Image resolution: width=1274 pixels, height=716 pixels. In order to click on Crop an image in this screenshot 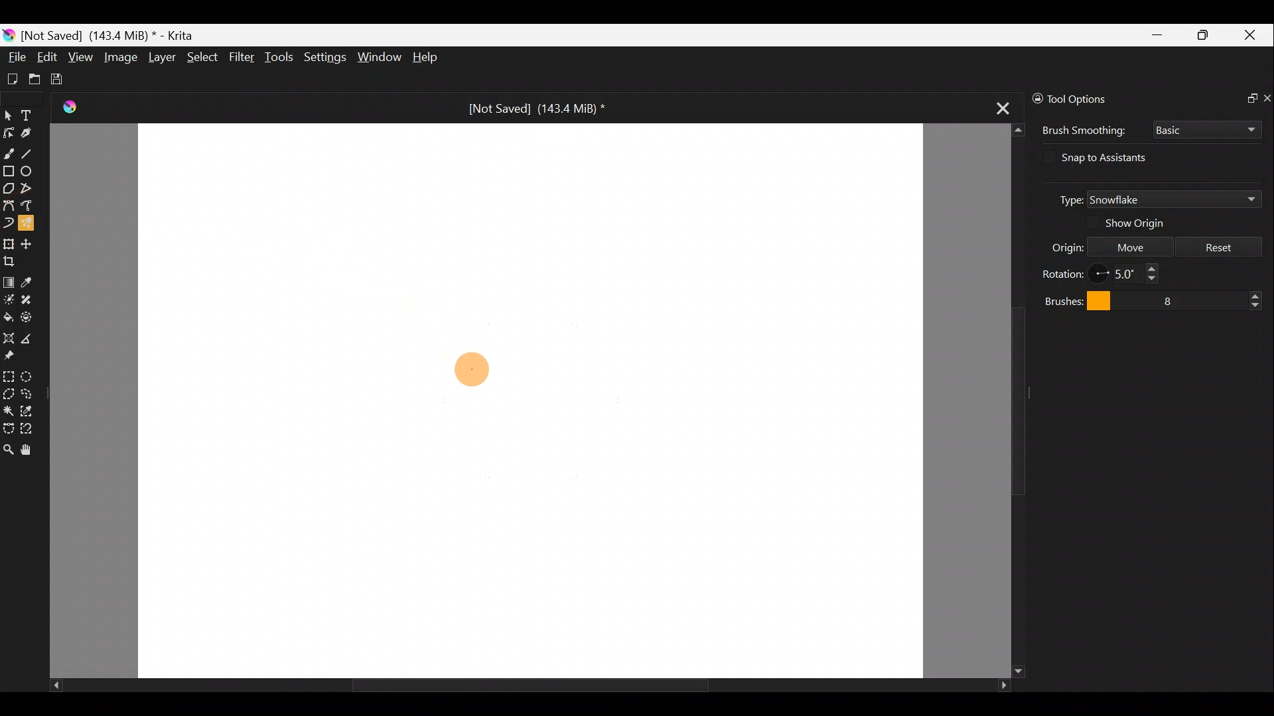, I will do `click(13, 260)`.